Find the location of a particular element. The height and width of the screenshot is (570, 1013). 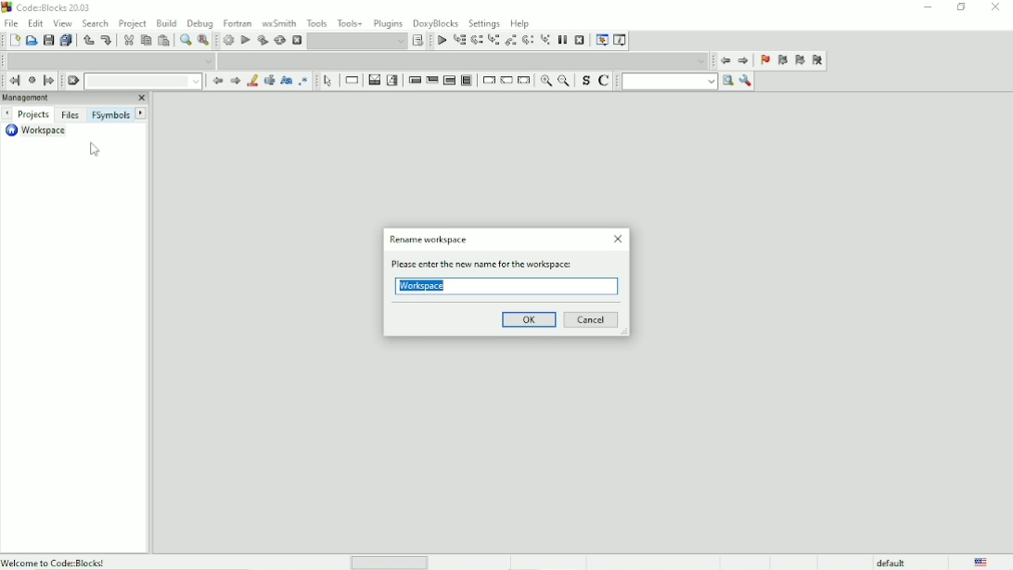

Code::Blocks 20.03 is located at coordinates (47, 7).